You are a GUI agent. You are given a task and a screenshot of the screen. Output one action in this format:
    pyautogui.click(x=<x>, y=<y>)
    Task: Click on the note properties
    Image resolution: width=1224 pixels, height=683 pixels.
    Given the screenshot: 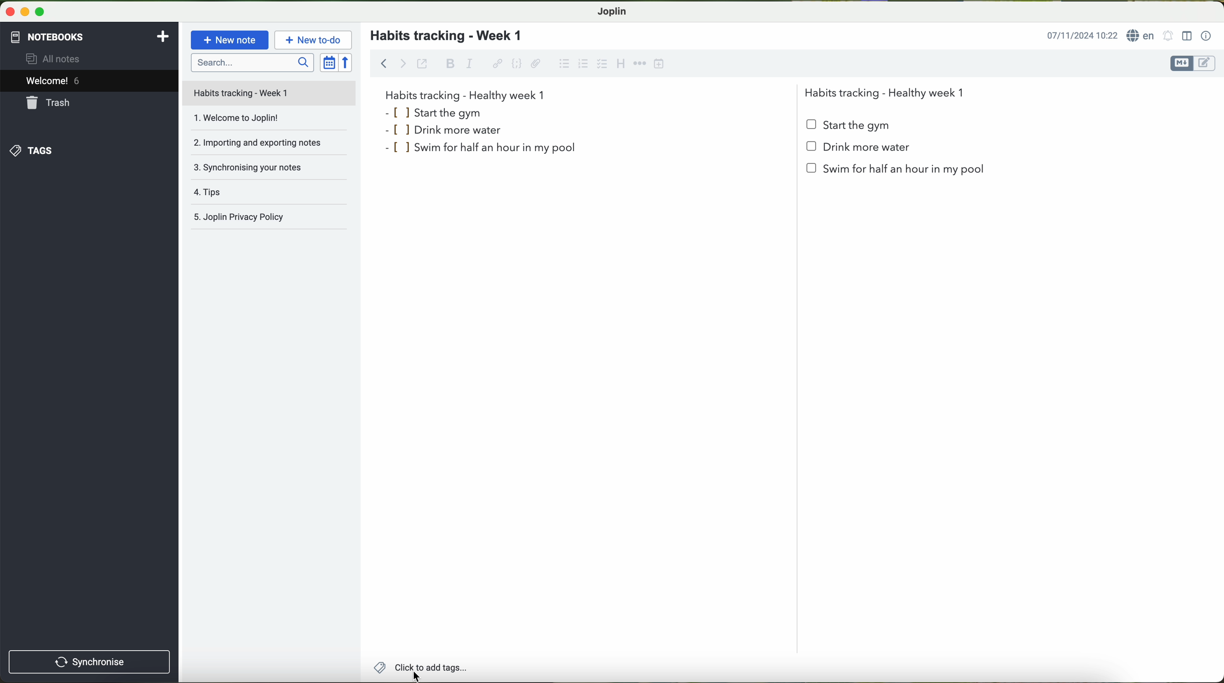 What is the action you would take?
    pyautogui.click(x=1207, y=37)
    